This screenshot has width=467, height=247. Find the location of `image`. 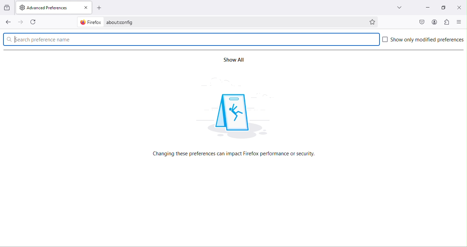

image is located at coordinates (236, 115).